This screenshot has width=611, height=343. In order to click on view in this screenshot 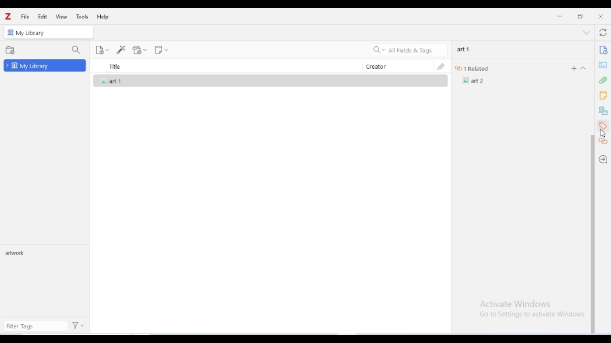, I will do `click(62, 16)`.